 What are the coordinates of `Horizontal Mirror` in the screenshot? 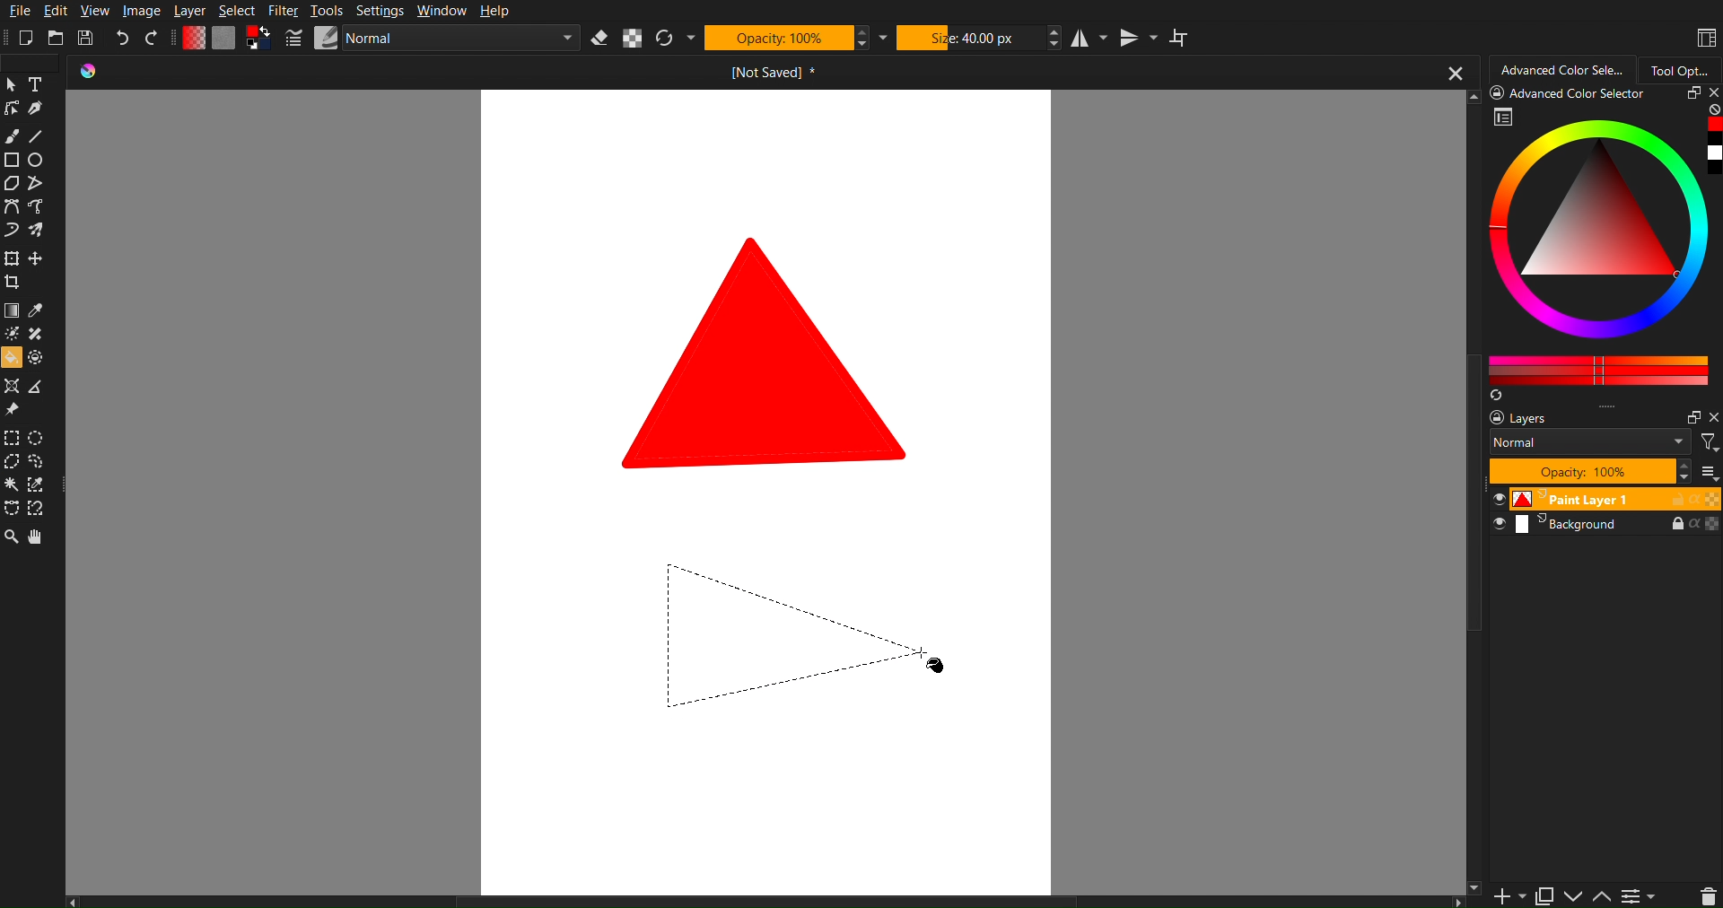 It's located at (1089, 39).